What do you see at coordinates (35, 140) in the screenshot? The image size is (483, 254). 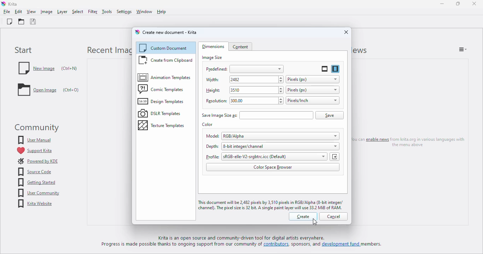 I see `user manual` at bounding box center [35, 140].